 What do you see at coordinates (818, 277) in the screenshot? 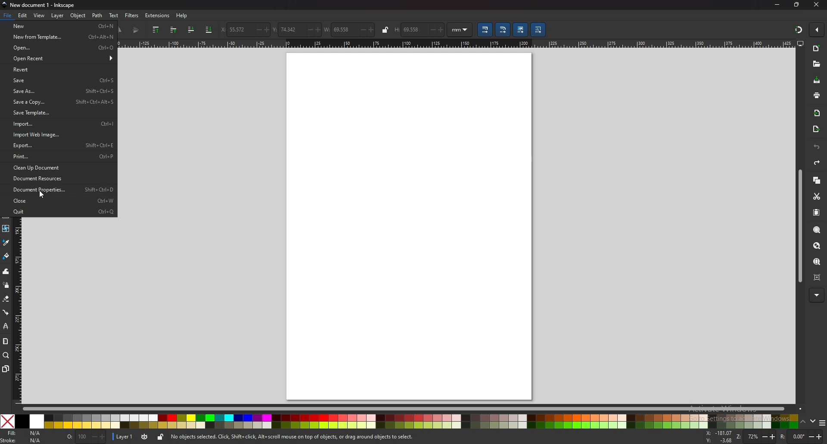
I see `zoom centre page` at bounding box center [818, 277].